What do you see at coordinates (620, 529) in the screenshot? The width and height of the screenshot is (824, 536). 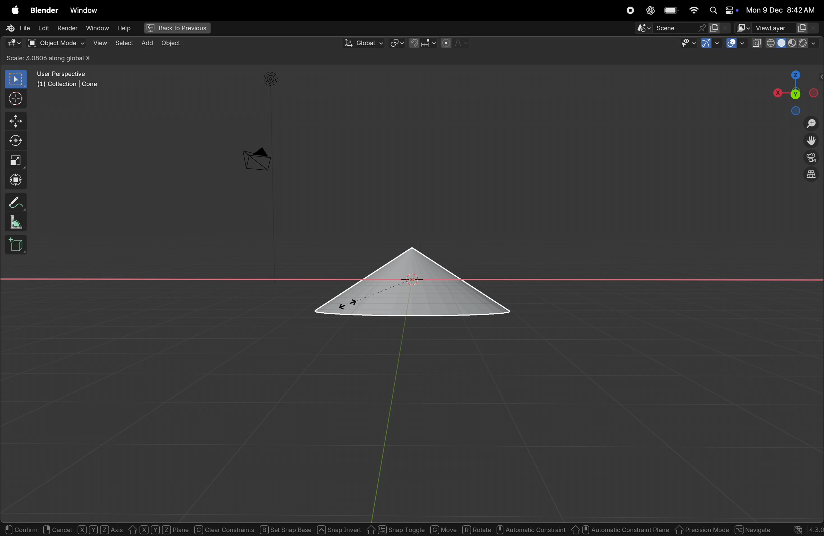 I see `automatic constraint pane` at bounding box center [620, 529].